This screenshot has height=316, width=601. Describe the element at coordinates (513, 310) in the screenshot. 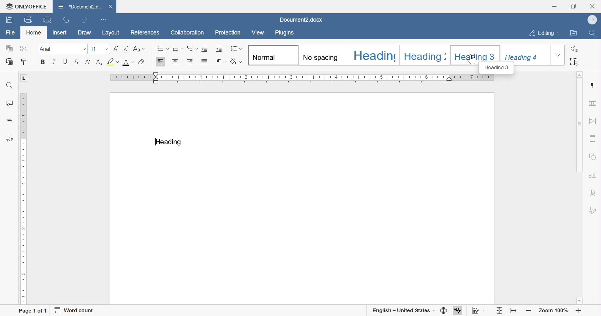

I see `Fit to width` at that location.